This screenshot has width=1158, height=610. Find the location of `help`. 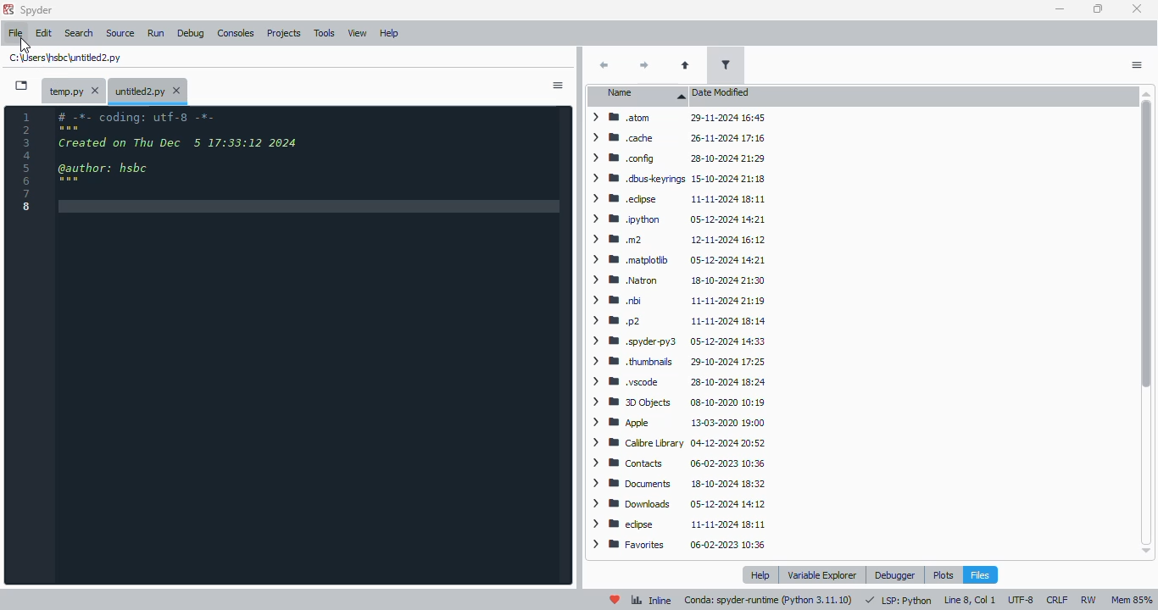

help is located at coordinates (762, 575).